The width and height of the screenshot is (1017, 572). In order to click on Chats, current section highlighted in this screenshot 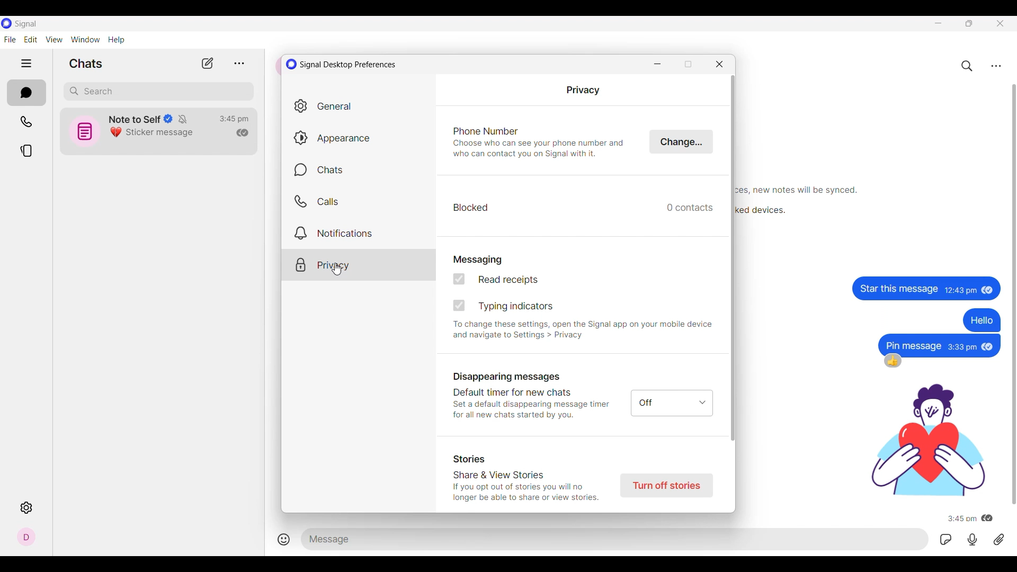, I will do `click(27, 93)`.